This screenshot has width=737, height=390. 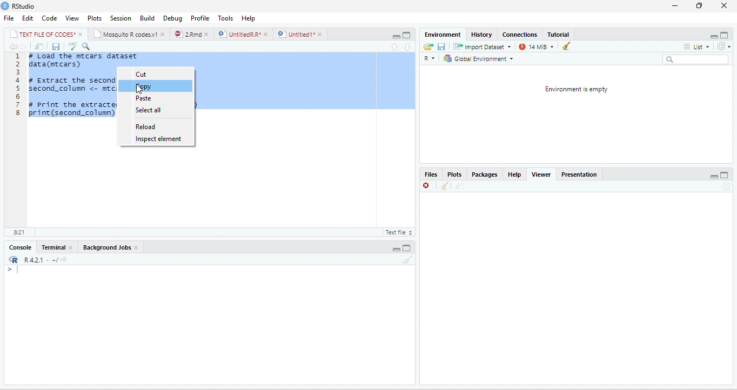 I want to click on 3, so click(x=18, y=72).